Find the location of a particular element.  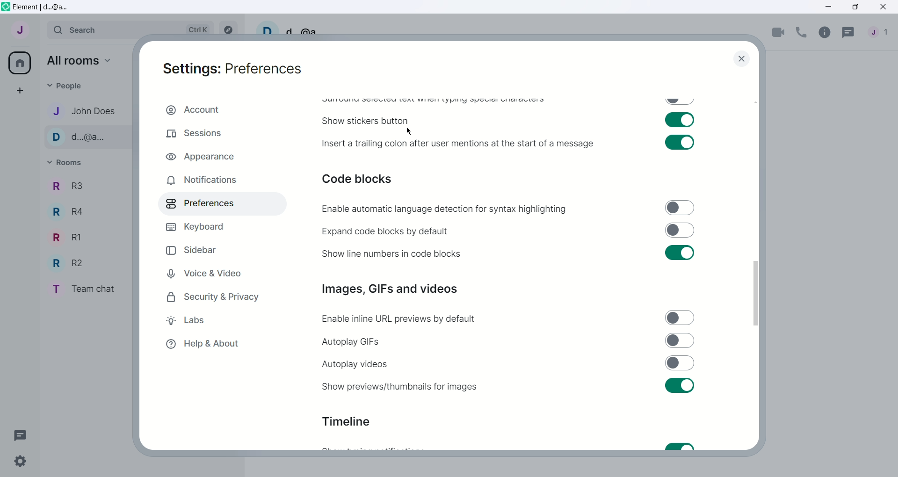

Show line numbers in code blocks is located at coordinates (391, 253).